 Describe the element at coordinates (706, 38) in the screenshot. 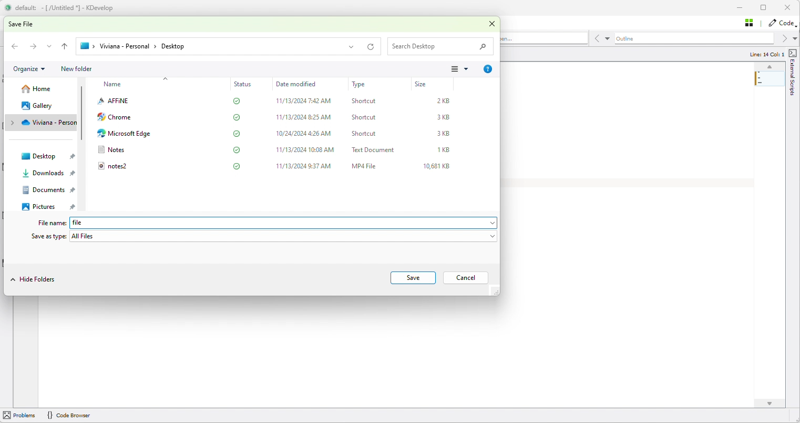

I see `Outline` at that location.